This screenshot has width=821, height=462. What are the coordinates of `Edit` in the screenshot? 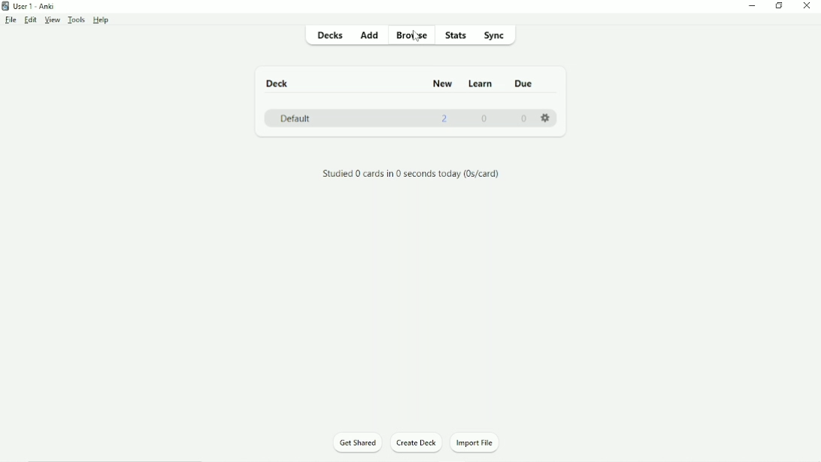 It's located at (29, 20).